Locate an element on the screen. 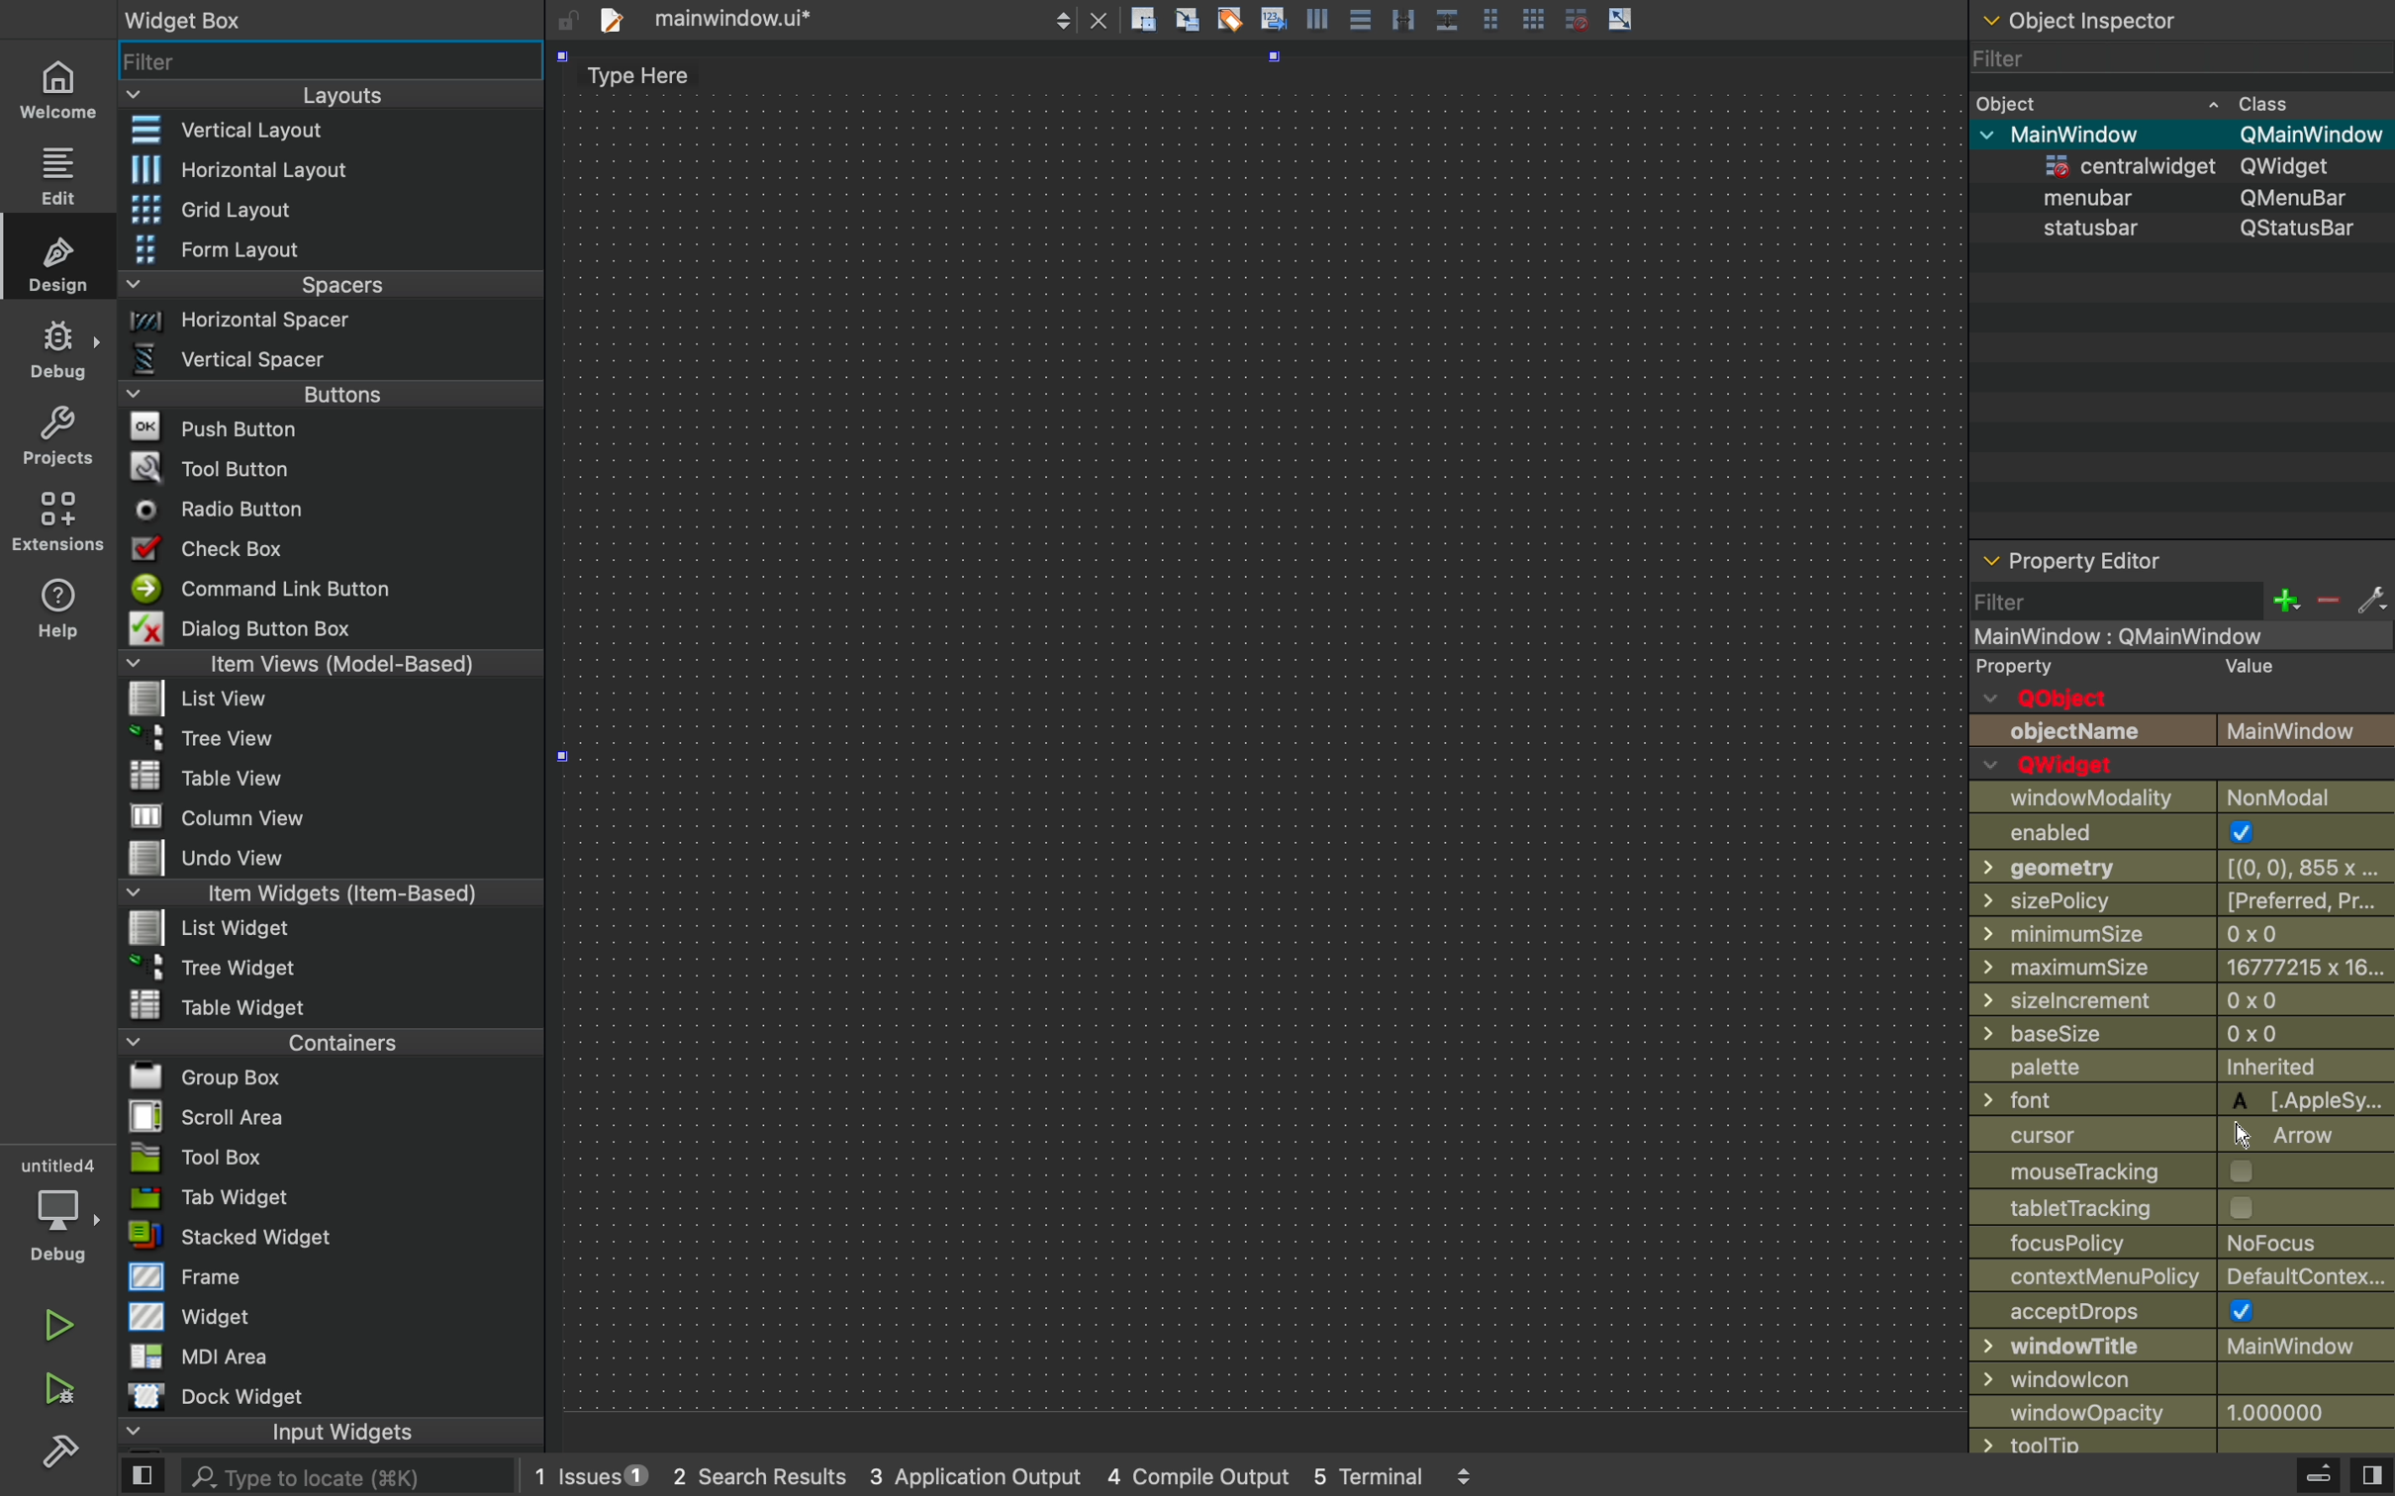  object section is located at coordinates (2176, 23).